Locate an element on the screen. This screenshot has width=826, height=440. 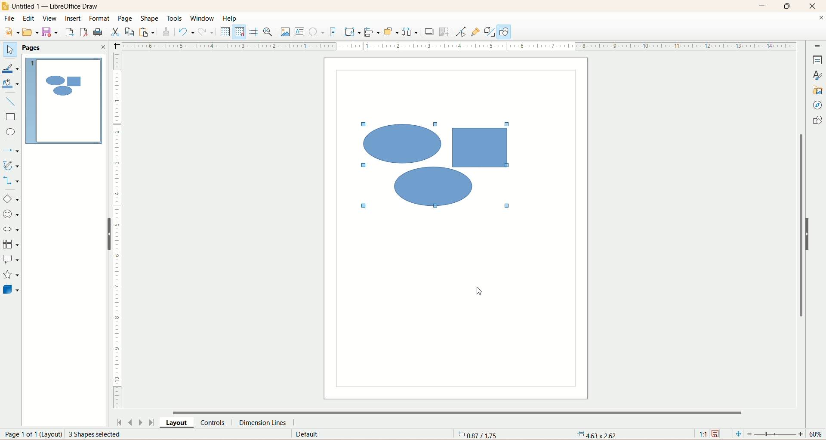
previous is located at coordinates (131, 423).